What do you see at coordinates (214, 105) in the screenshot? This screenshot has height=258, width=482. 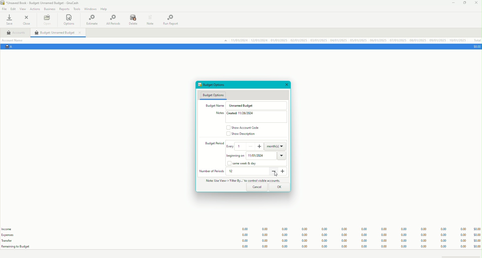 I see `Budget Name.` at bounding box center [214, 105].